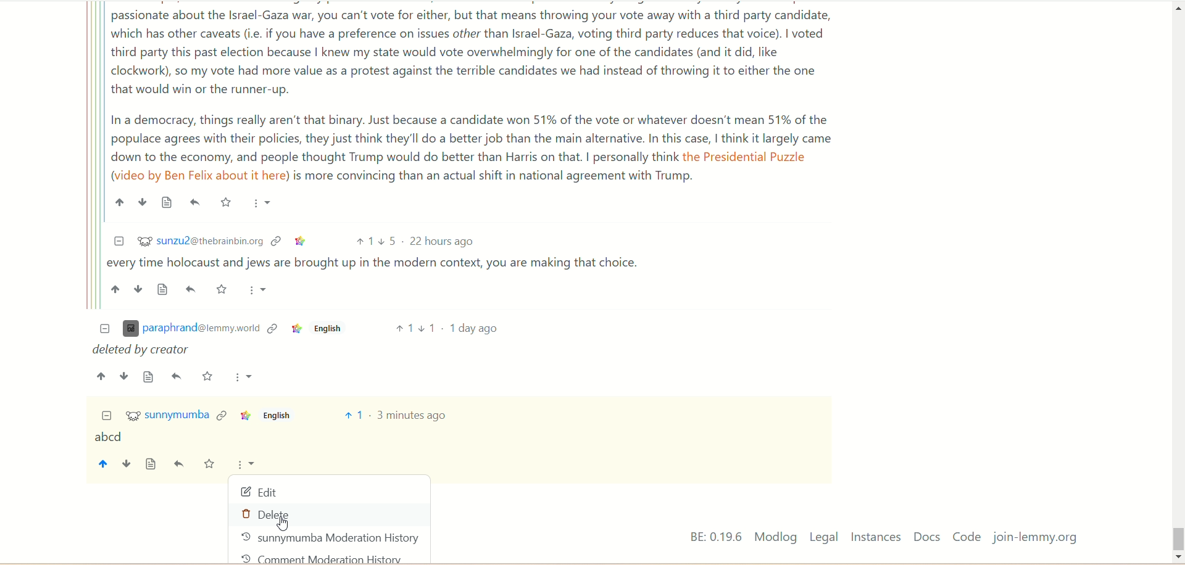 This screenshot has height=565, width=1185. I want to click on save, so click(209, 465).